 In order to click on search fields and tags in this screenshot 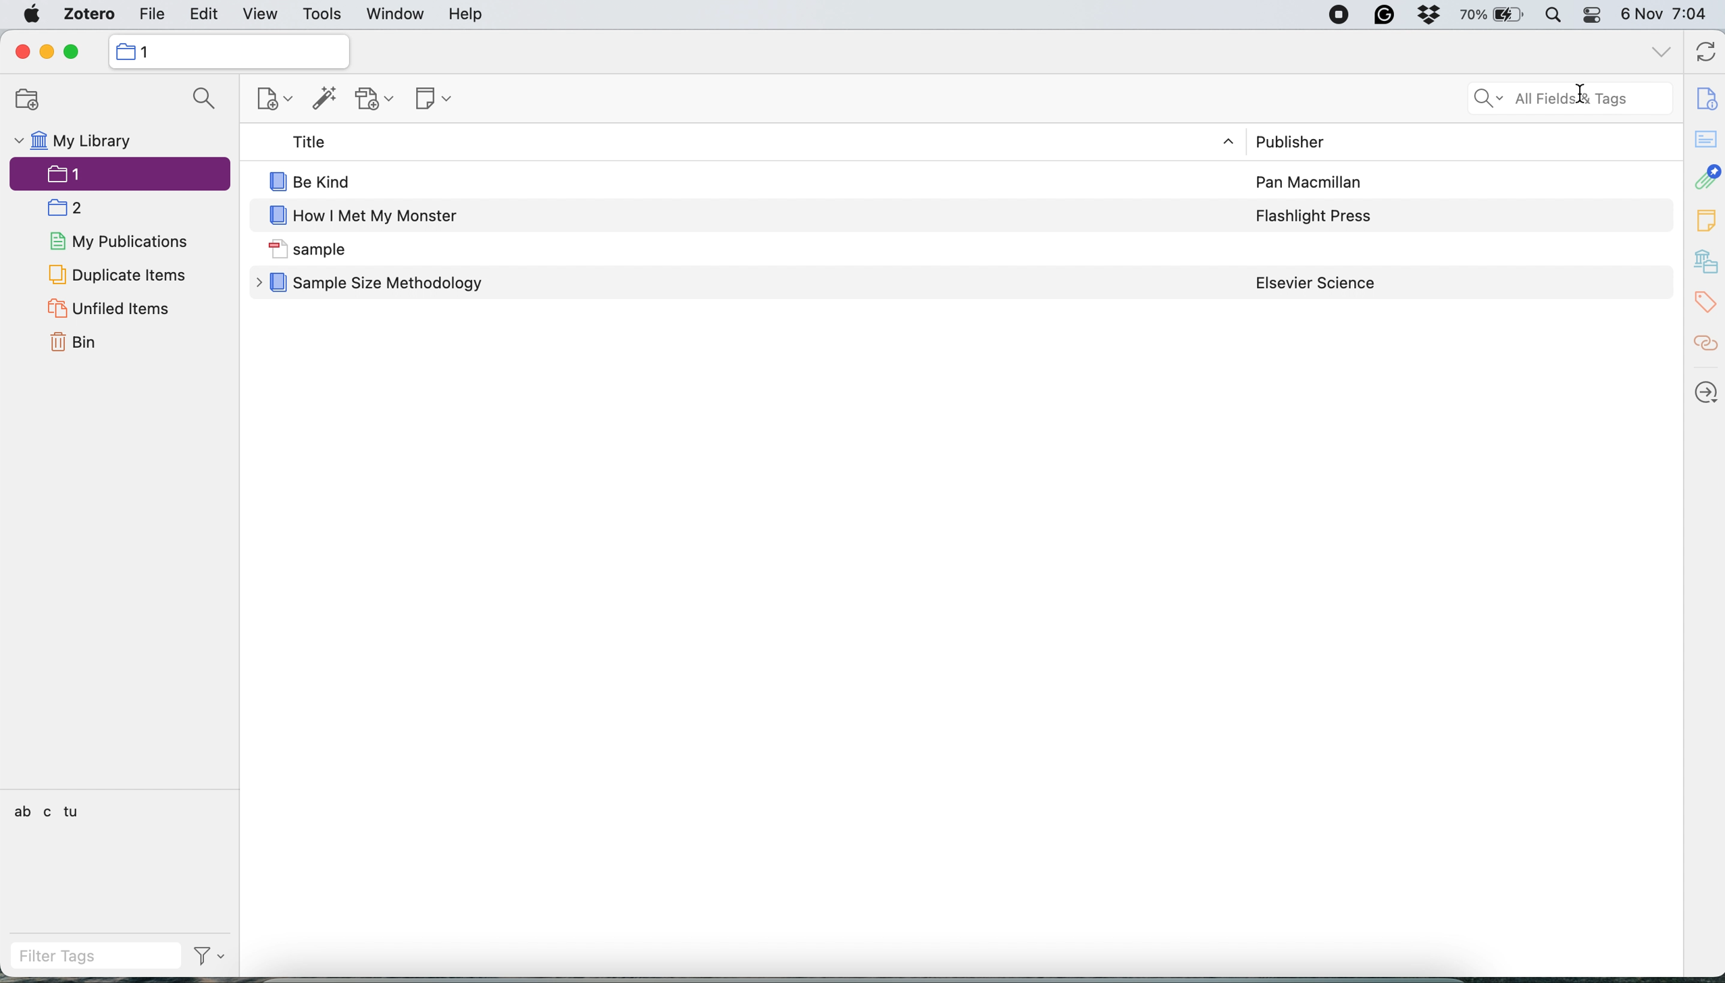, I will do `click(1560, 96)`.